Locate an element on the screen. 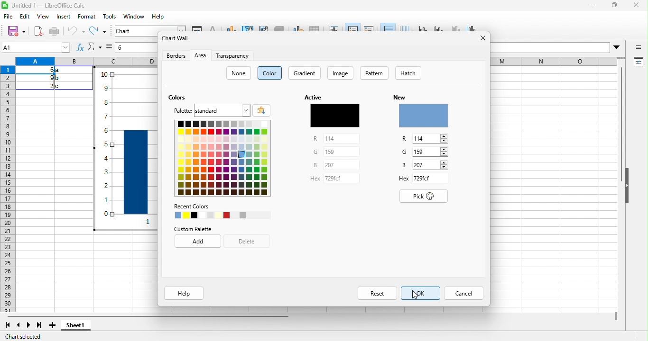  chart wall is located at coordinates (176, 38).